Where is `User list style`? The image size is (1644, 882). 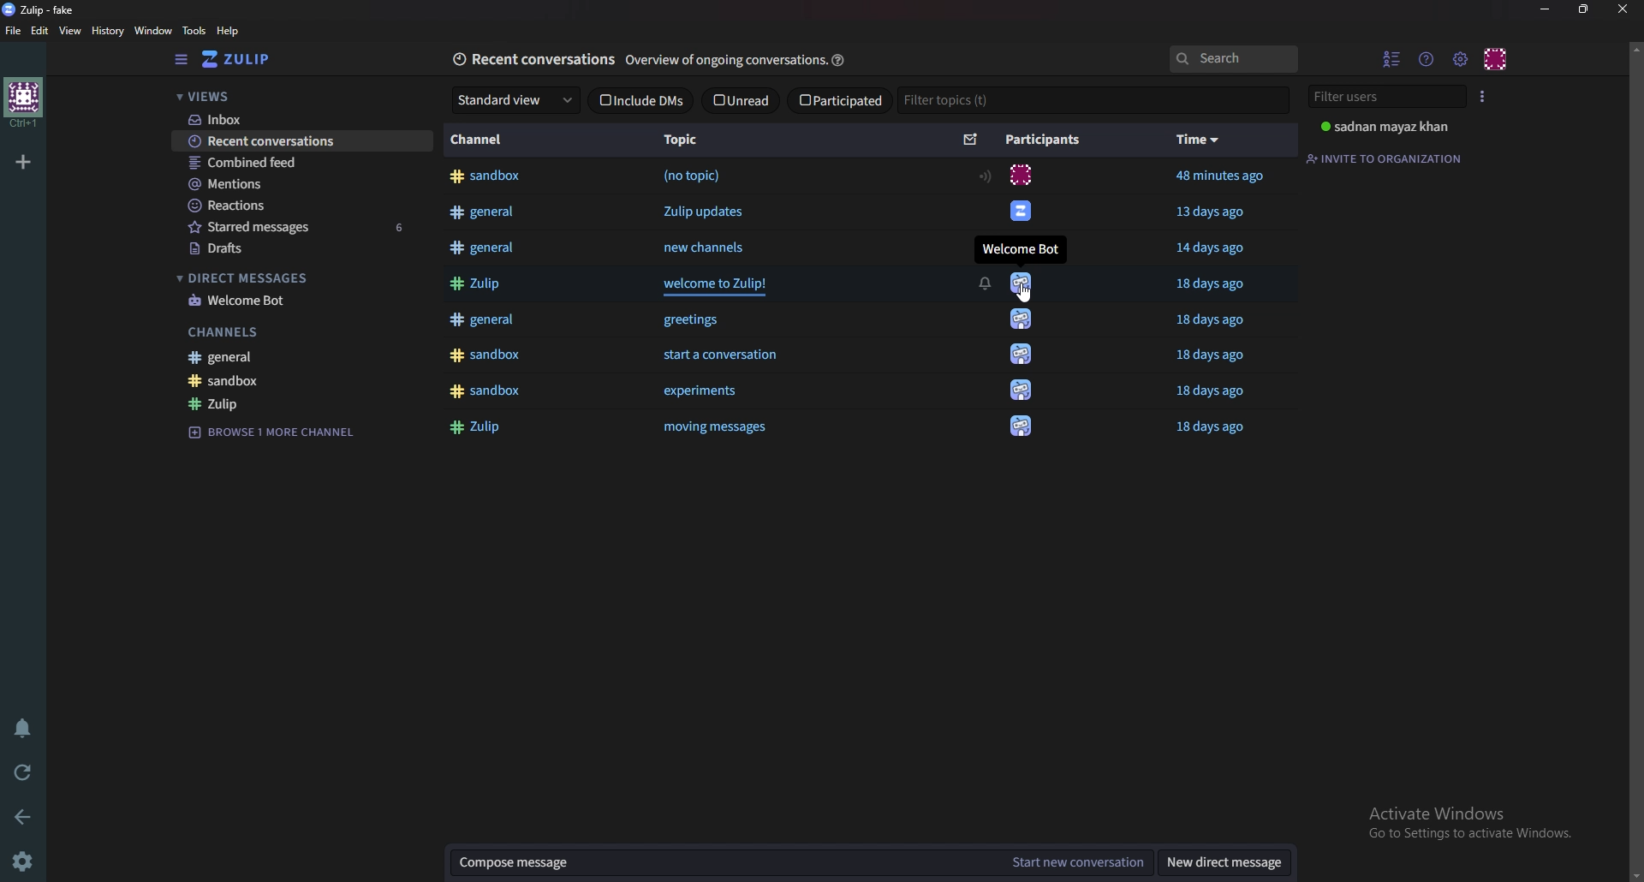
User list style is located at coordinates (1483, 97).